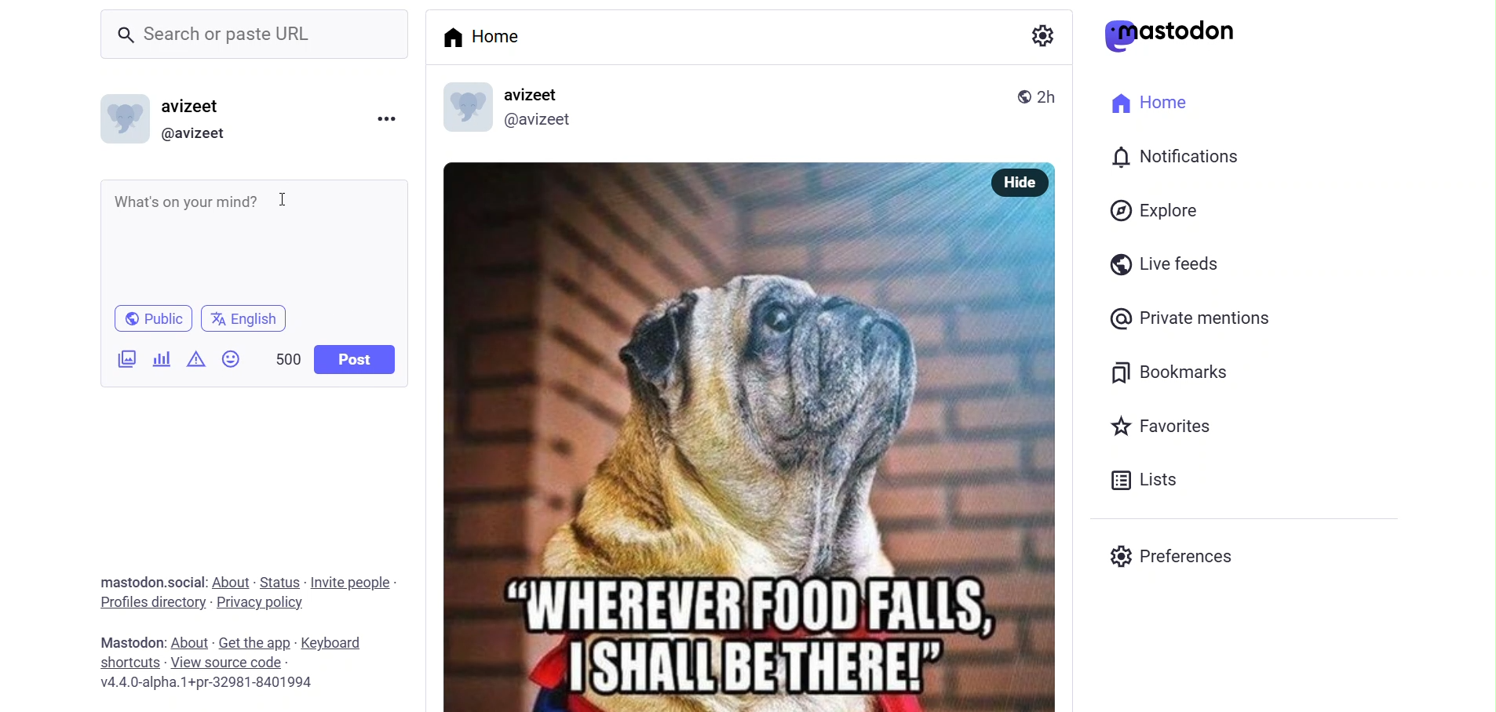  I want to click on search, so click(248, 36).